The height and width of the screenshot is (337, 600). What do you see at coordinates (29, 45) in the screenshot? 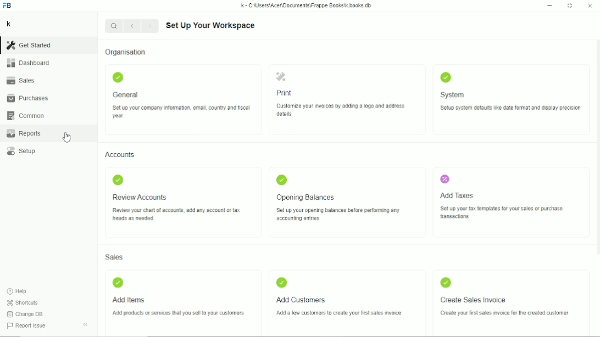
I see `Get started` at bounding box center [29, 45].